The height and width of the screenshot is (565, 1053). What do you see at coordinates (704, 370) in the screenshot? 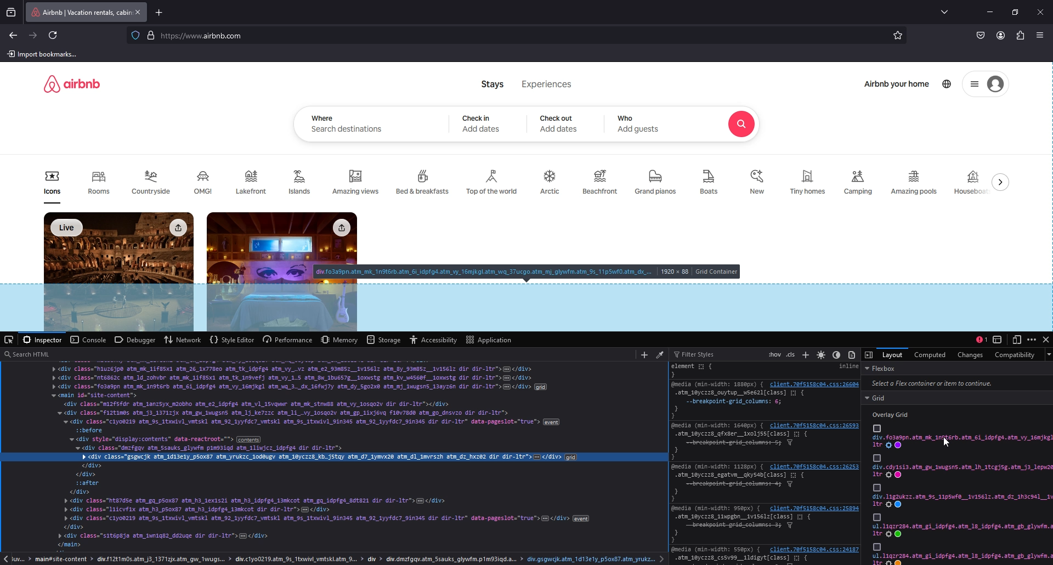
I see `elements` at bounding box center [704, 370].